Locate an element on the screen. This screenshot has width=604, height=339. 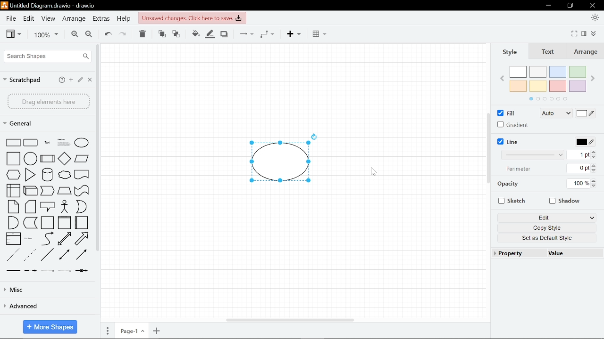
Current line width is located at coordinates (581, 154).